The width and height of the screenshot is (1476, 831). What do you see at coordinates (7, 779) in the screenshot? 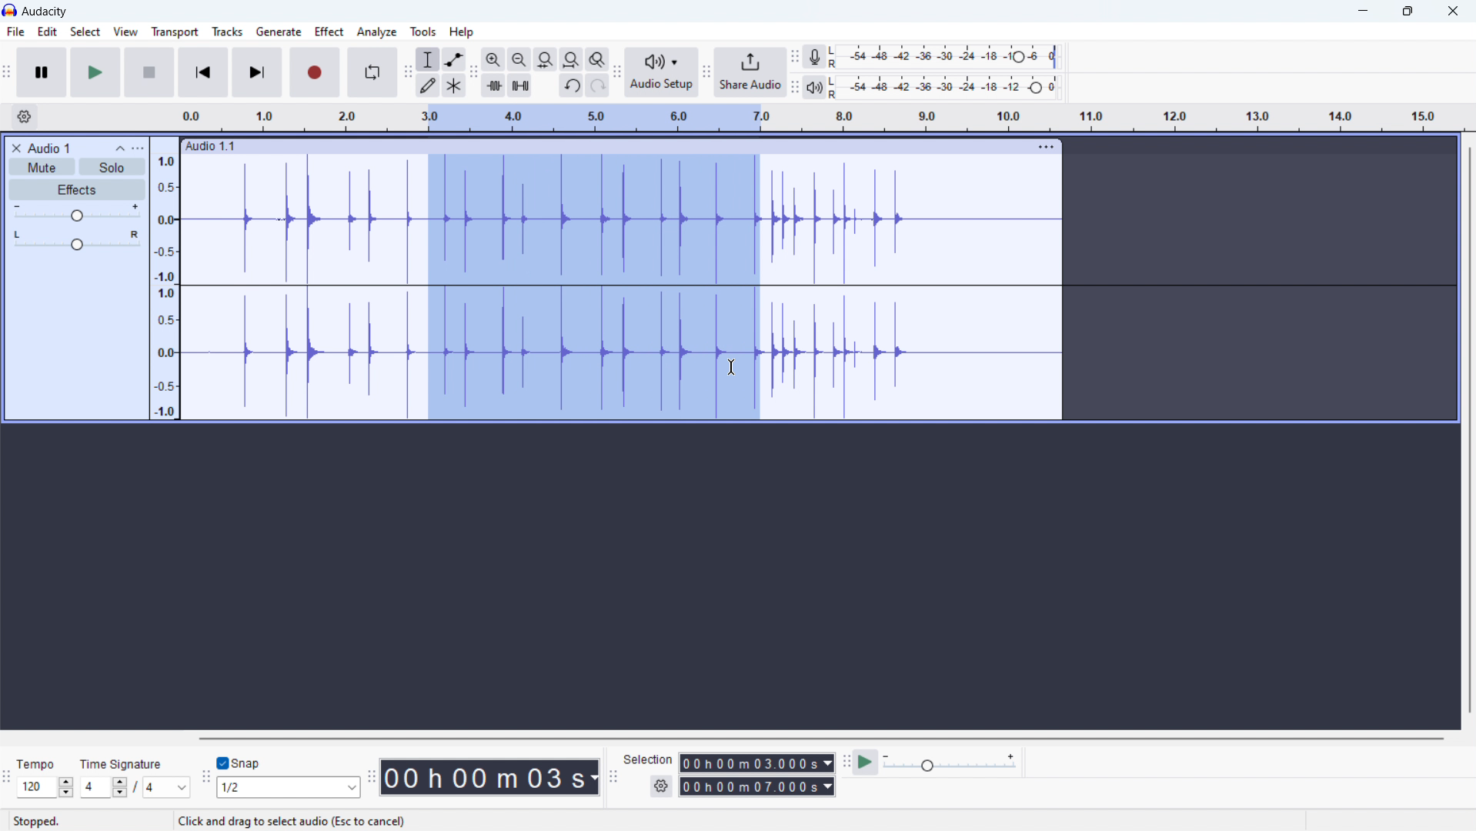
I see `time signature toolbar` at bounding box center [7, 779].